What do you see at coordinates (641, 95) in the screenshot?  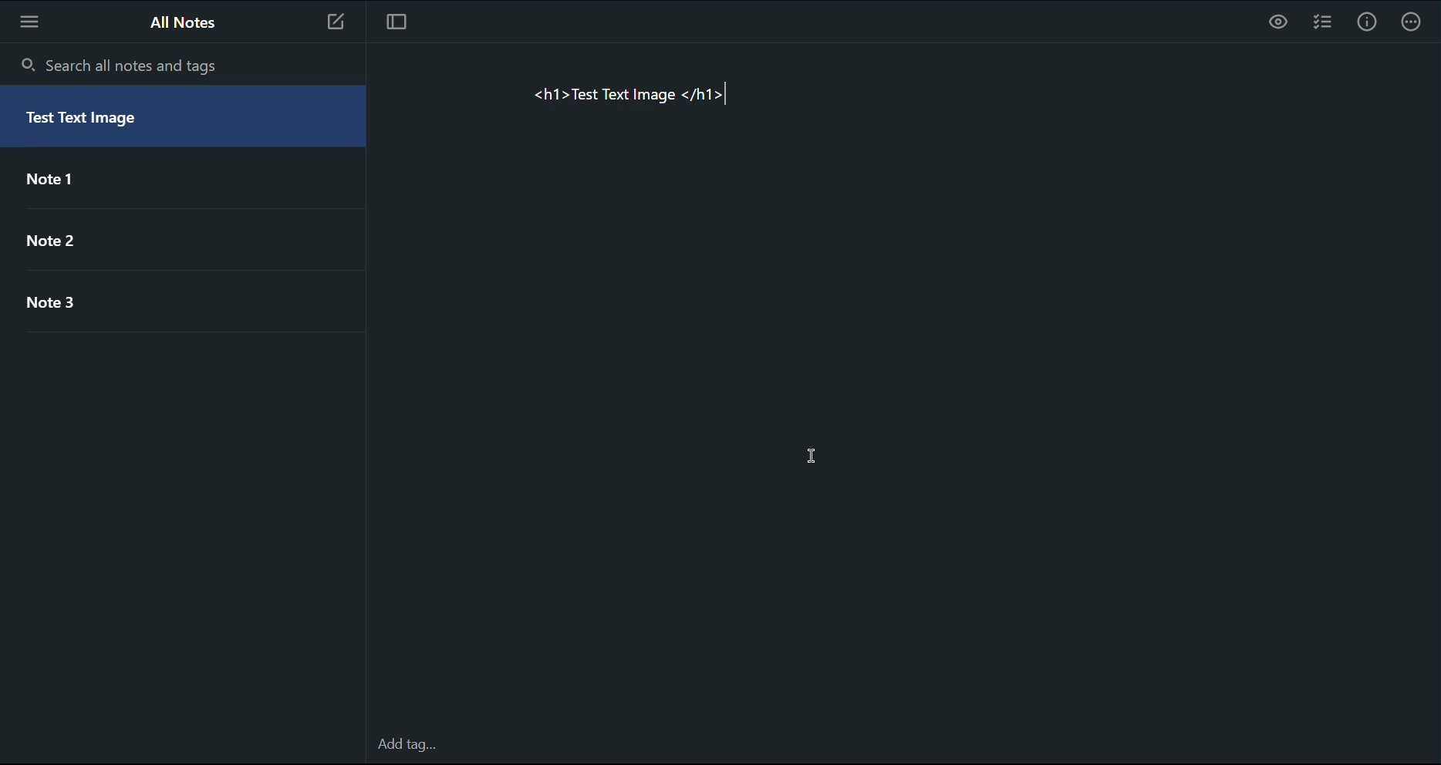 I see `<h1>Test Text Image </h1>|` at bounding box center [641, 95].